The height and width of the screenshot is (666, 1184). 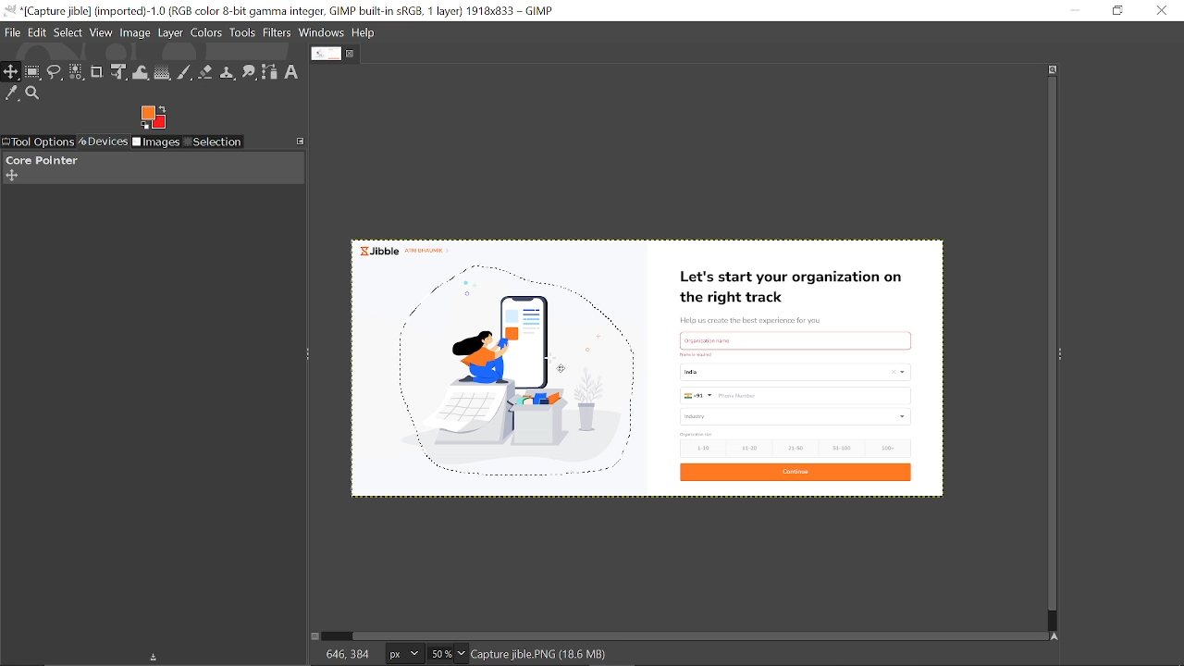 I want to click on Rectangular select tool, so click(x=33, y=73).